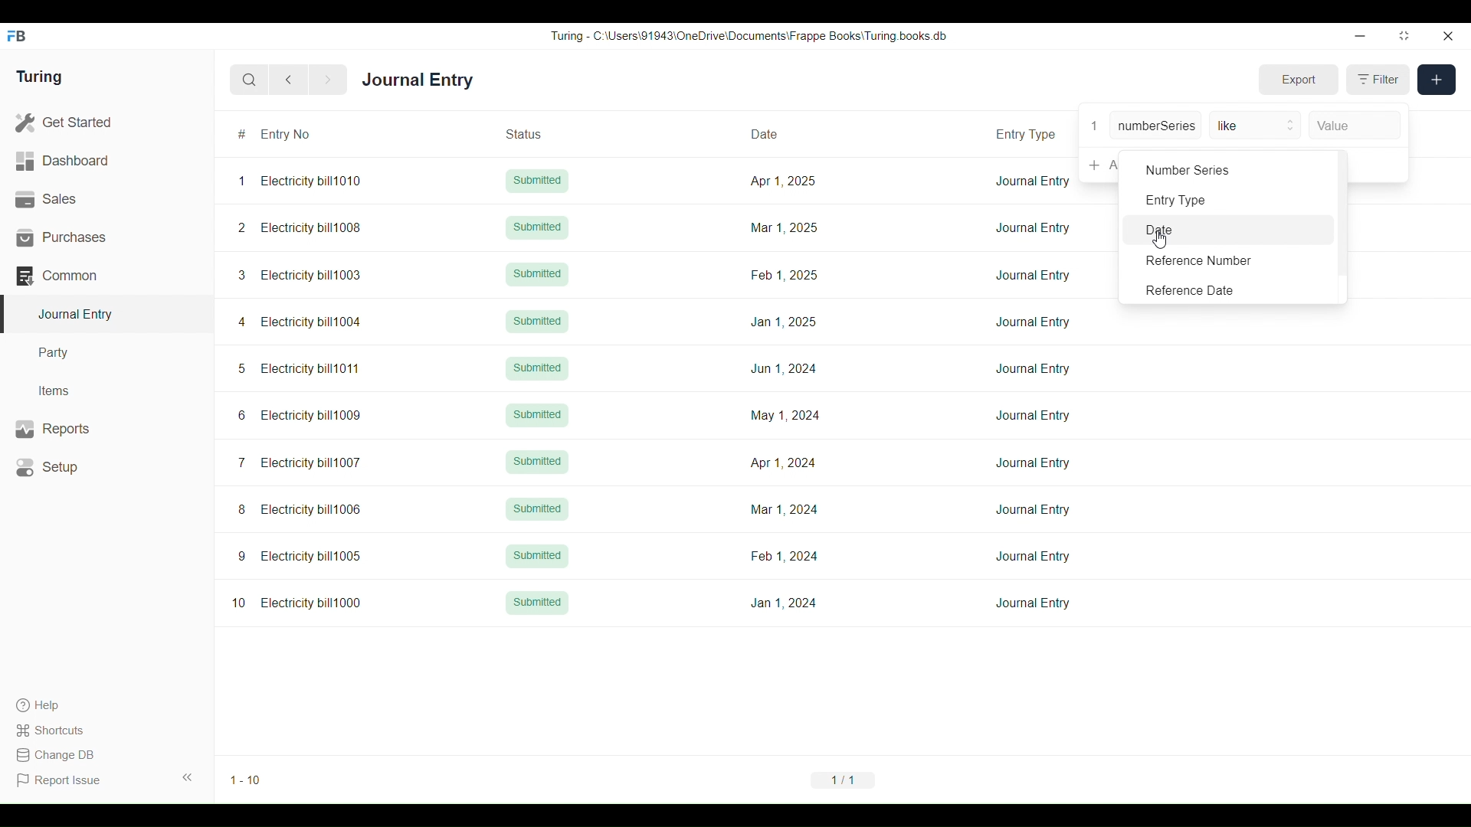 The width and height of the screenshot is (1471, 827). What do you see at coordinates (1378, 165) in the screenshot?
I see `Add a filter` at bounding box center [1378, 165].